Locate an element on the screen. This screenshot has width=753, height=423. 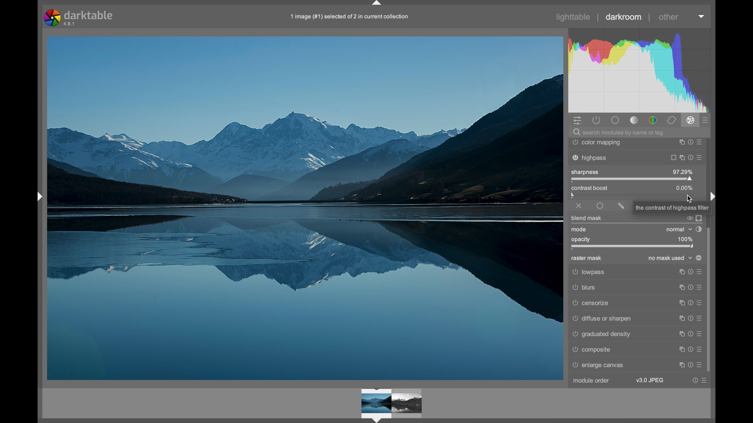
no maskused dropdown is located at coordinates (671, 258).